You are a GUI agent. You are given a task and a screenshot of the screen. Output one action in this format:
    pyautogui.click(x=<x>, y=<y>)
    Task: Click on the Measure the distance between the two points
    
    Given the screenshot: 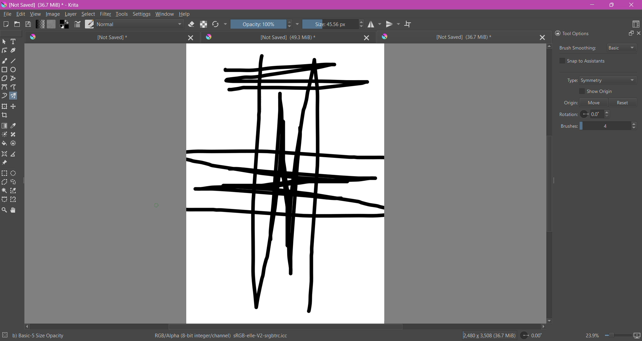 What is the action you would take?
    pyautogui.click(x=14, y=153)
    